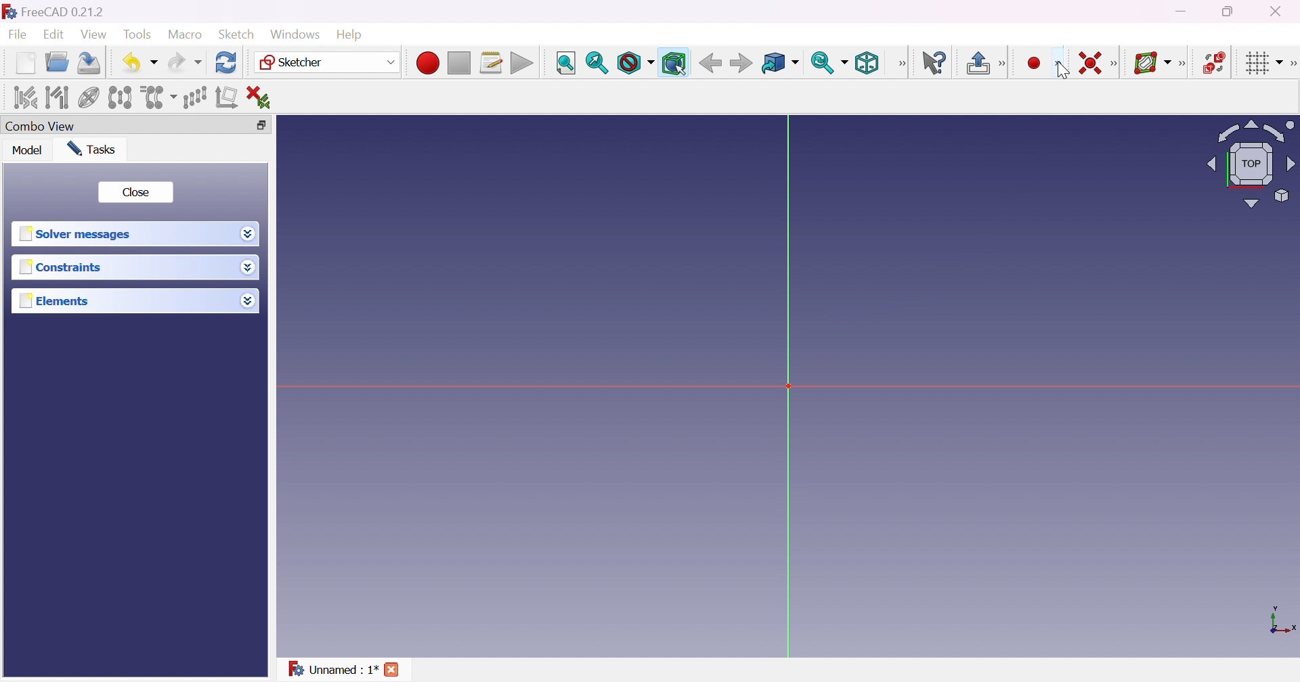 The height and width of the screenshot is (682, 1300). Describe the element at coordinates (58, 98) in the screenshot. I see `Select associated geometry` at that location.